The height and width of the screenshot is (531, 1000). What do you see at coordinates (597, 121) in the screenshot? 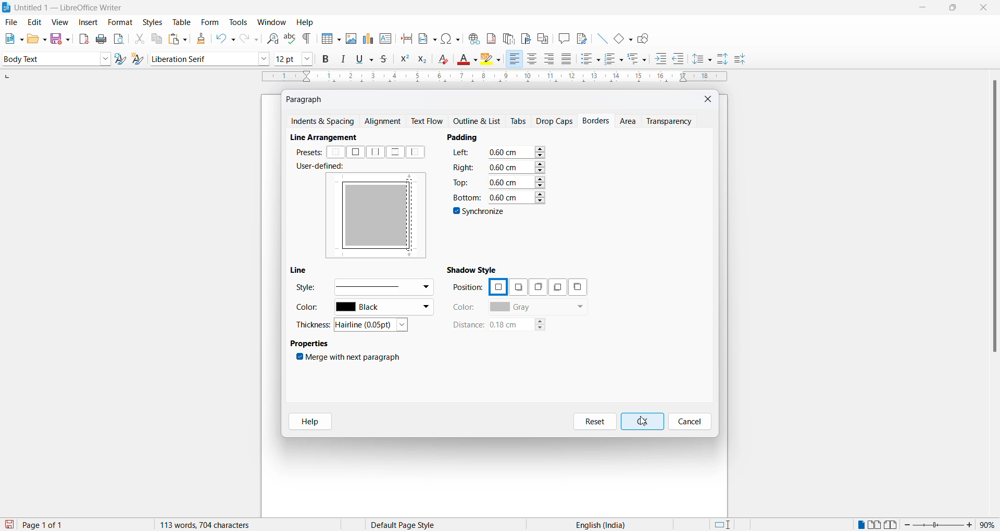
I see `borders` at bounding box center [597, 121].